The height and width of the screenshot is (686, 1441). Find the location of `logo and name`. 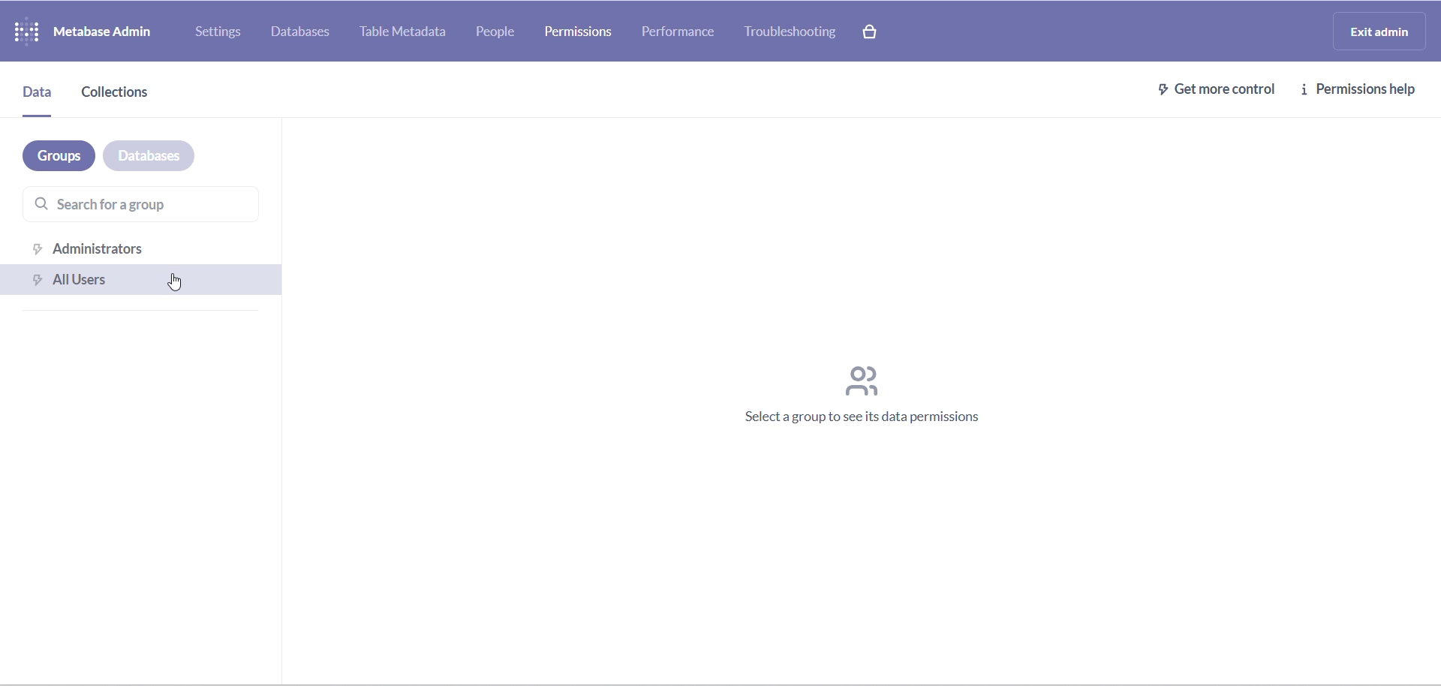

logo and name is located at coordinates (87, 30).